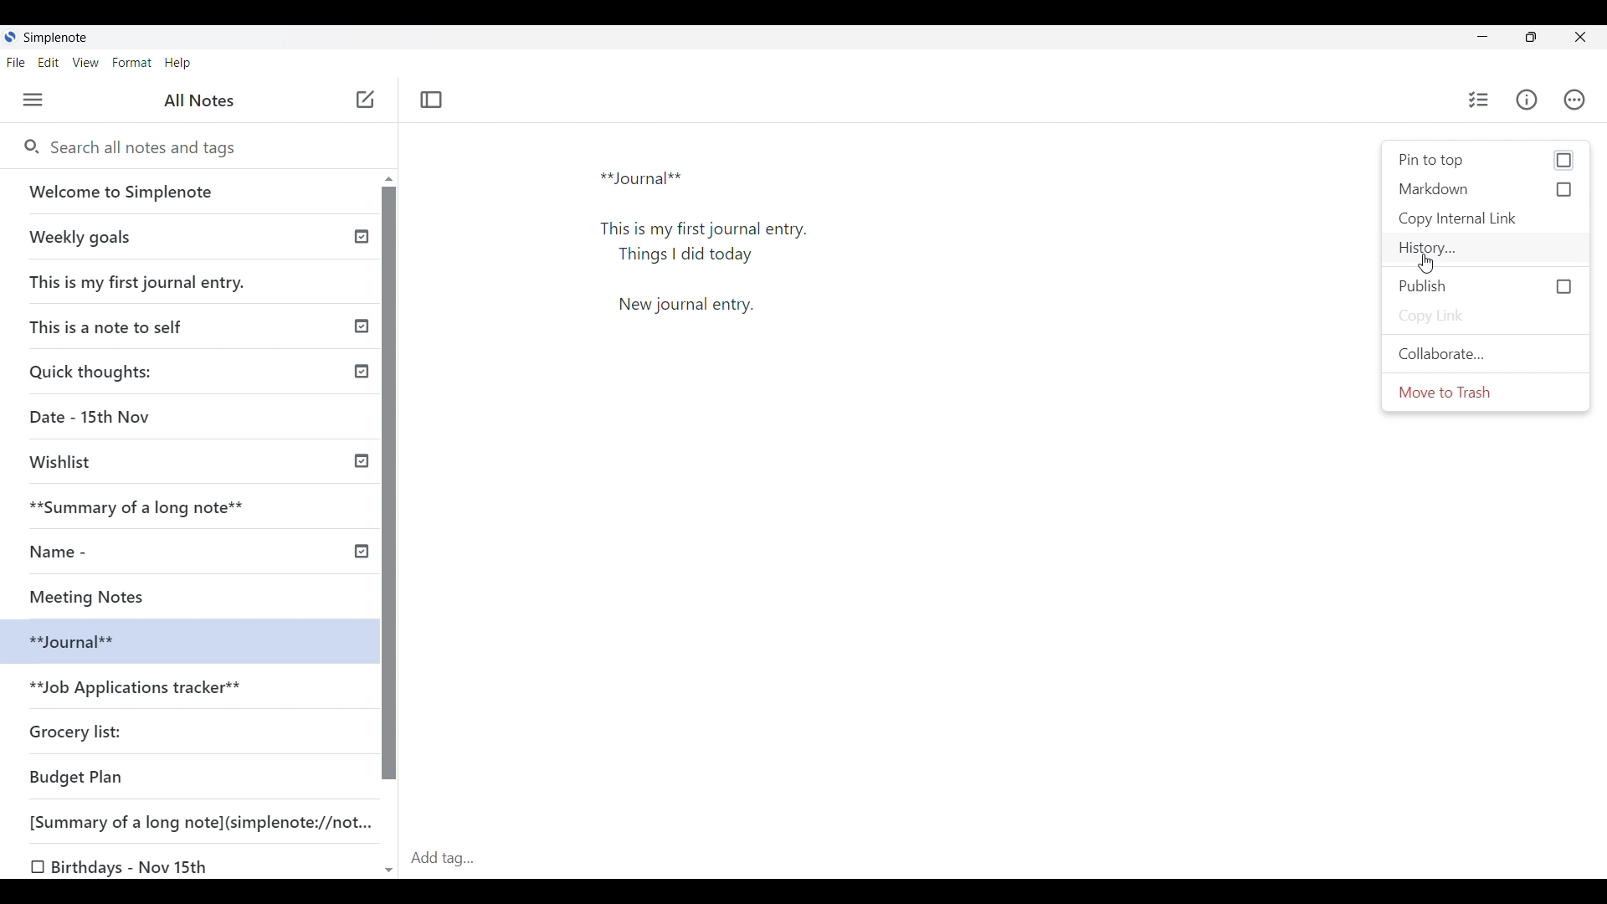  Describe the element at coordinates (389, 484) in the screenshot. I see `Vertical slide bar for left panel` at that location.